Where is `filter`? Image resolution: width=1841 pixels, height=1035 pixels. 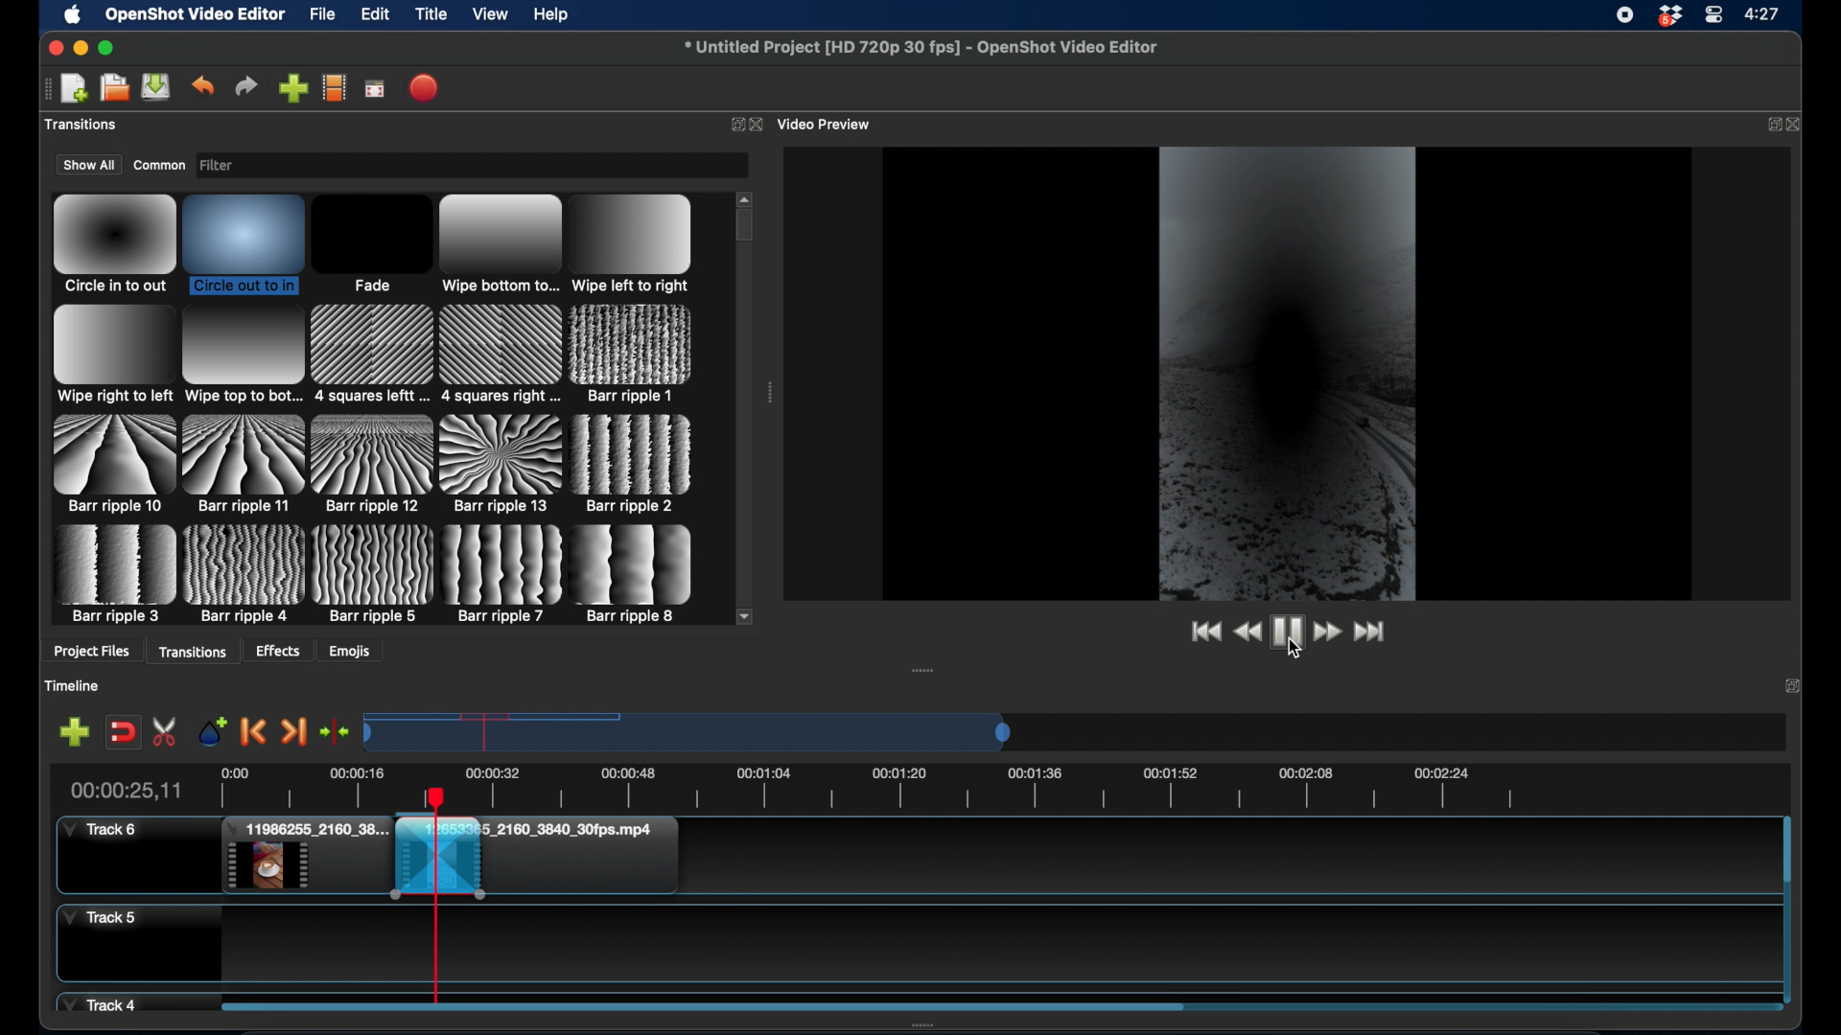
filter is located at coordinates (248, 166).